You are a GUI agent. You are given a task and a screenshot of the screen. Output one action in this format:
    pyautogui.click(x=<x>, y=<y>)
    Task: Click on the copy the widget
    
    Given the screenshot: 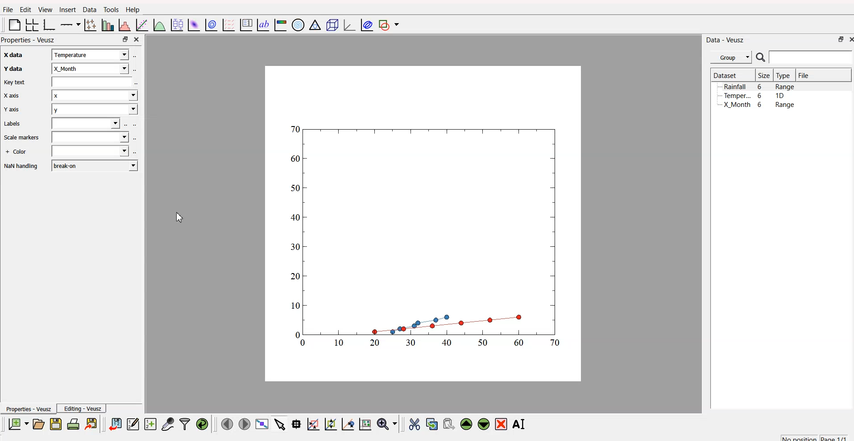 What is the action you would take?
    pyautogui.click(x=431, y=423)
    